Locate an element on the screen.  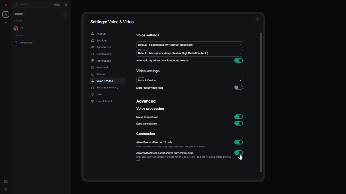
add is located at coordinates (65, 14).